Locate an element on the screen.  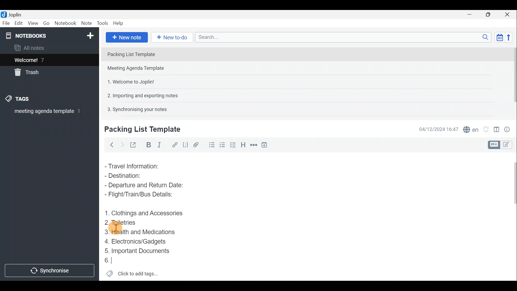
Bold is located at coordinates (148, 144).